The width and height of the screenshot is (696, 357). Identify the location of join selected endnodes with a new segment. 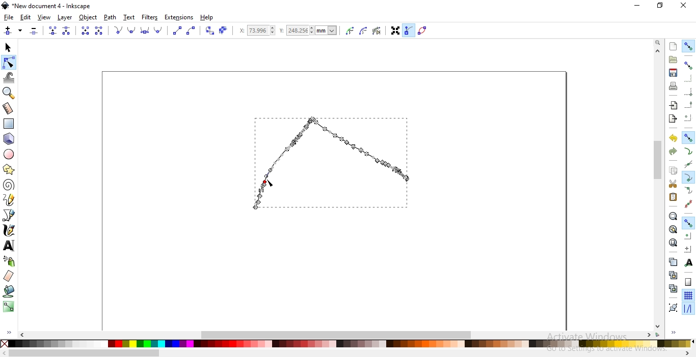
(85, 31).